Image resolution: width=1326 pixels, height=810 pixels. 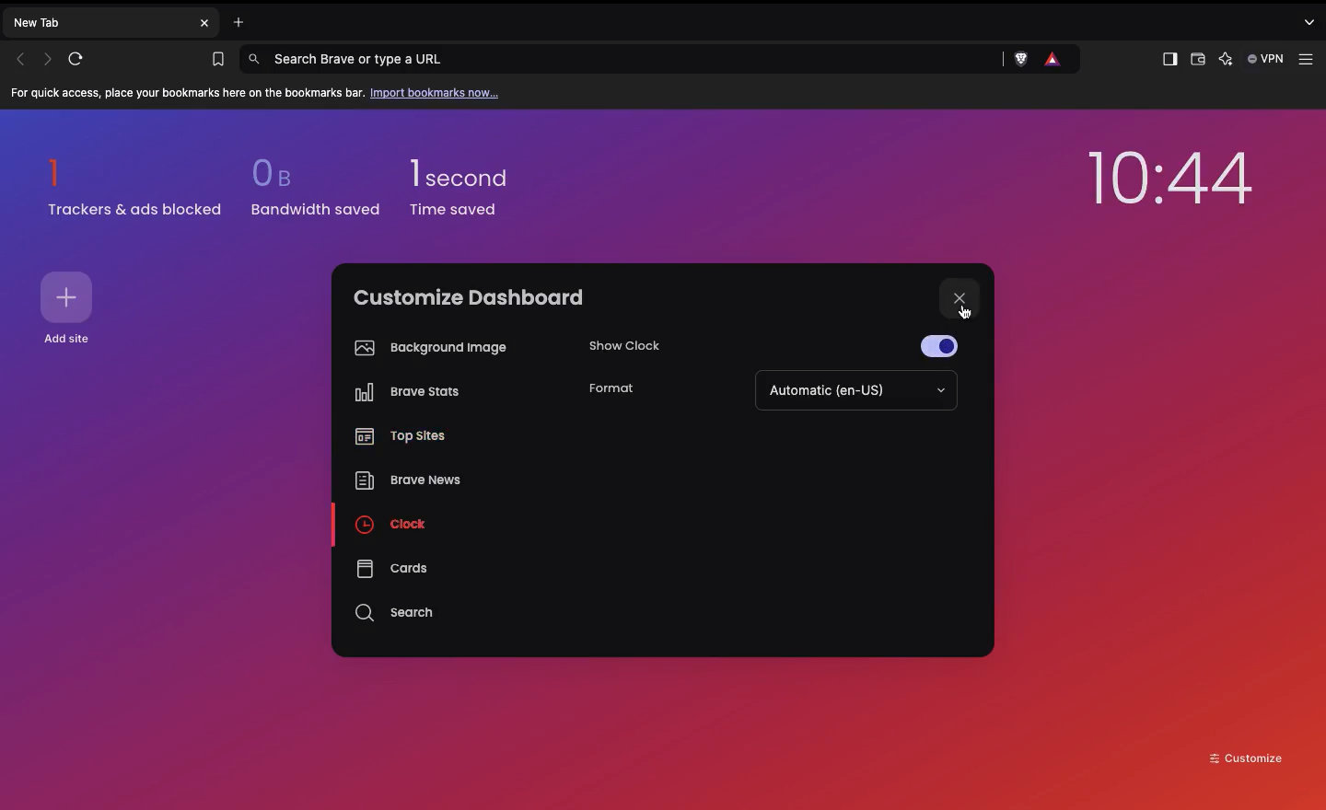 I want to click on Close, so click(x=961, y=300).